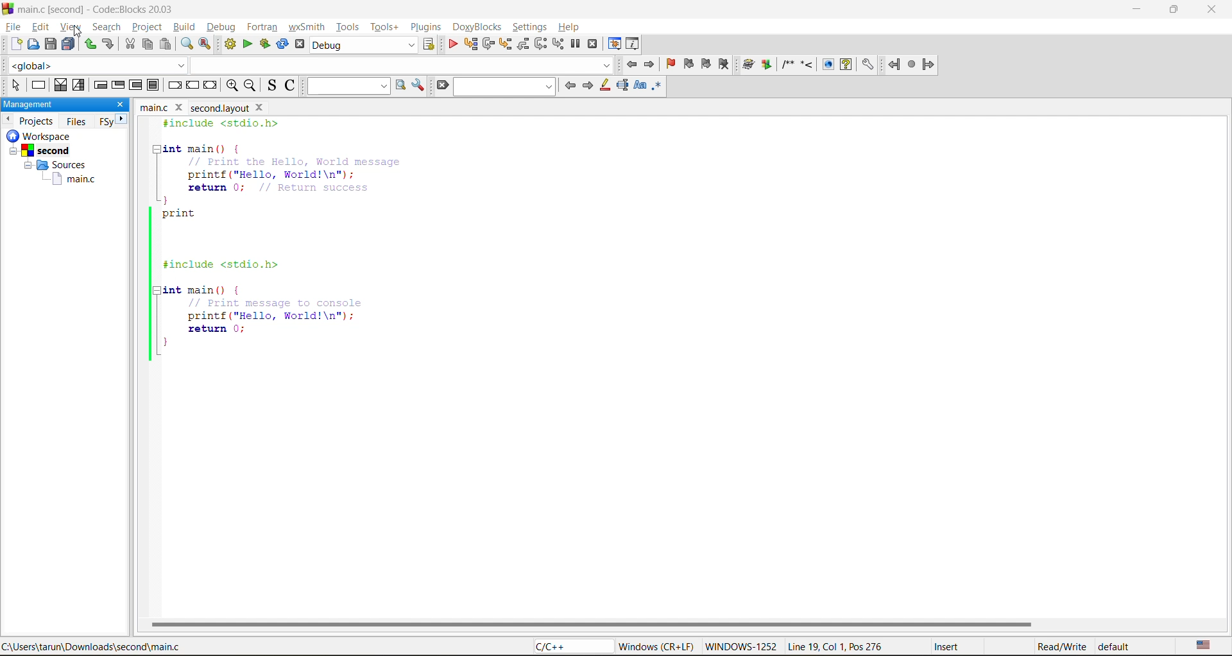 This screenshot has width=1232, height=656. What do you see at coordinates (38, 86) in the screenshot?
I see `instruction` at bounding box center [38, 86].